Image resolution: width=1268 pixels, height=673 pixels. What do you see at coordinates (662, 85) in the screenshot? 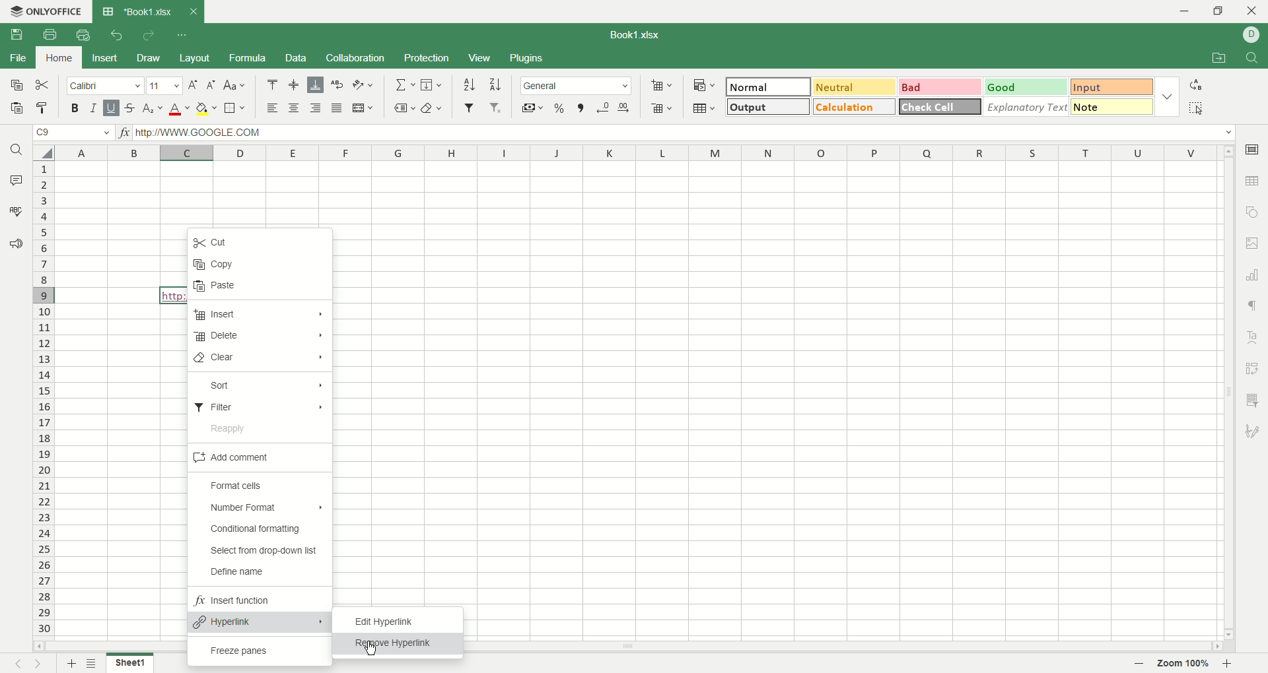
I see `insert cell` at bounding box center [662, 85].